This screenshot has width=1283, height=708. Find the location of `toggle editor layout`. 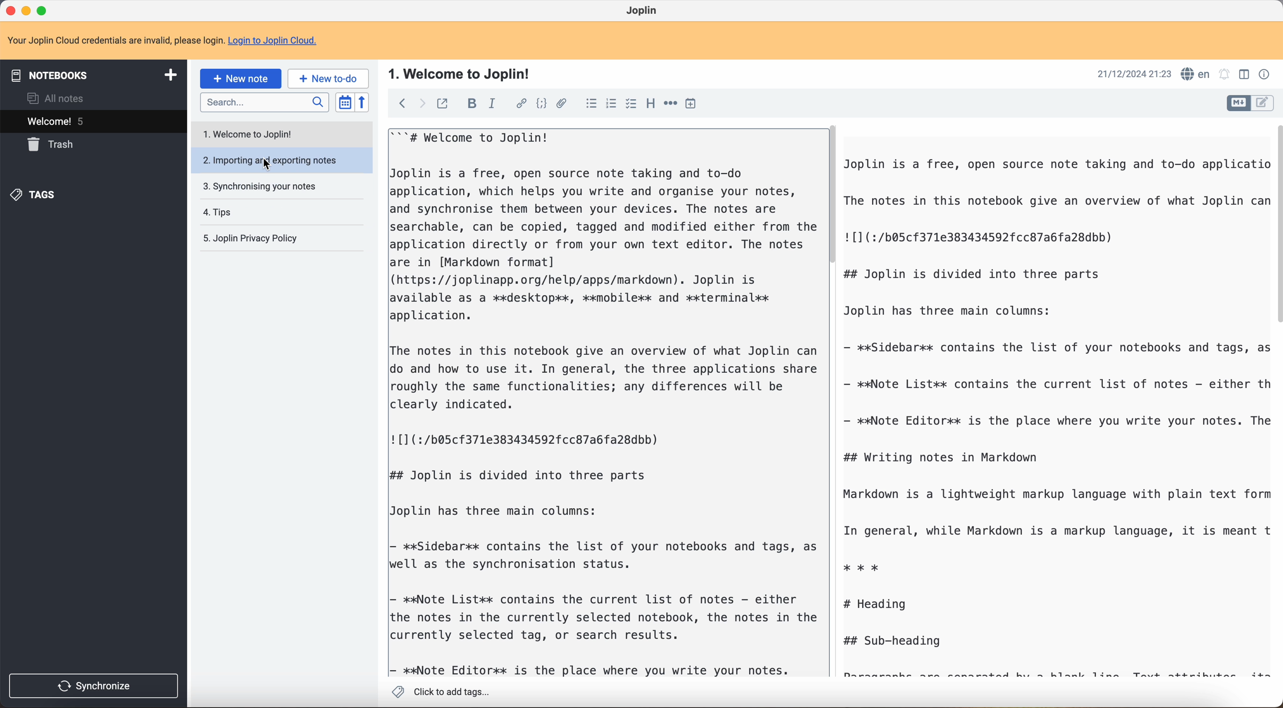

toggle editor layout is located at coordinates (1238, 103).